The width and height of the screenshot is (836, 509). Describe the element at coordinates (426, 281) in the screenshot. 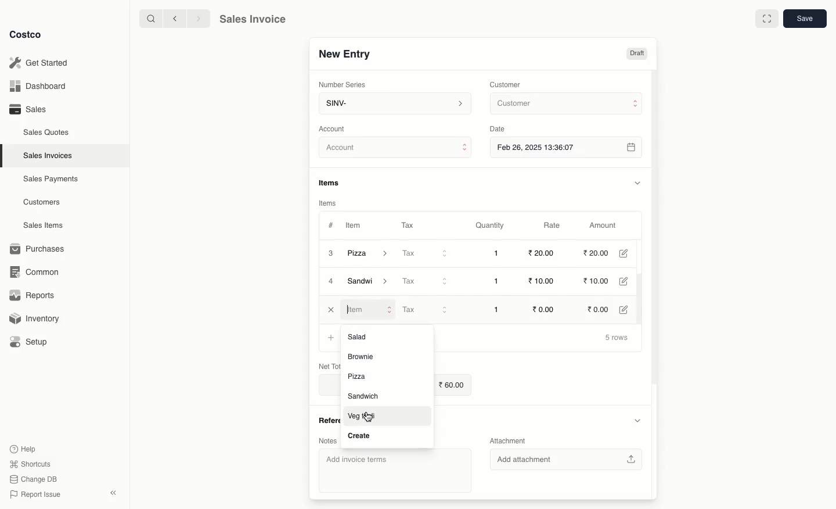

I see `Tax` at that location.